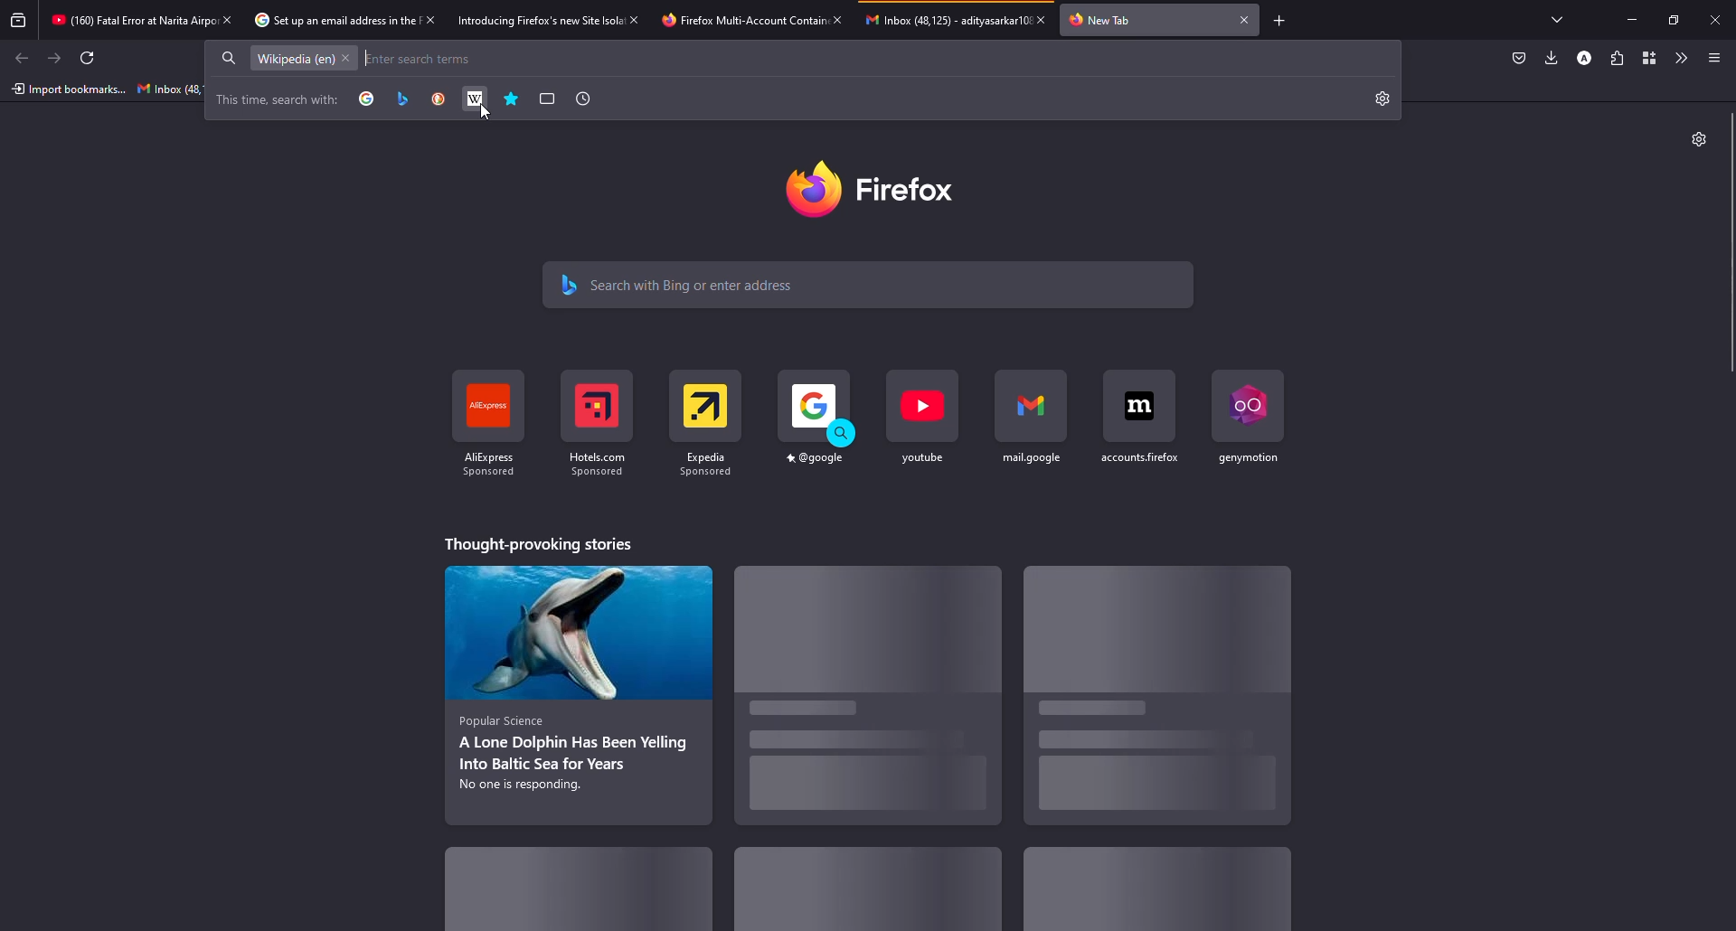  Describe the element at coordinates (56, 57) in the screenshot. I see `` at that location.